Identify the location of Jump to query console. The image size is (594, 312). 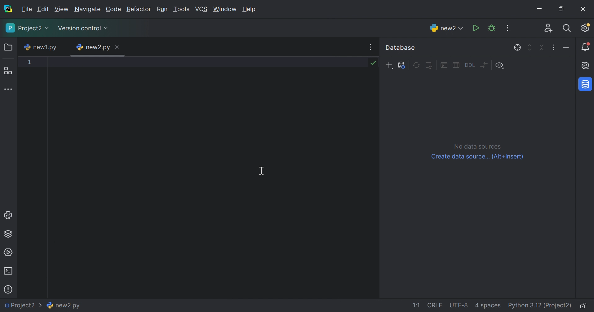
(444, 64).